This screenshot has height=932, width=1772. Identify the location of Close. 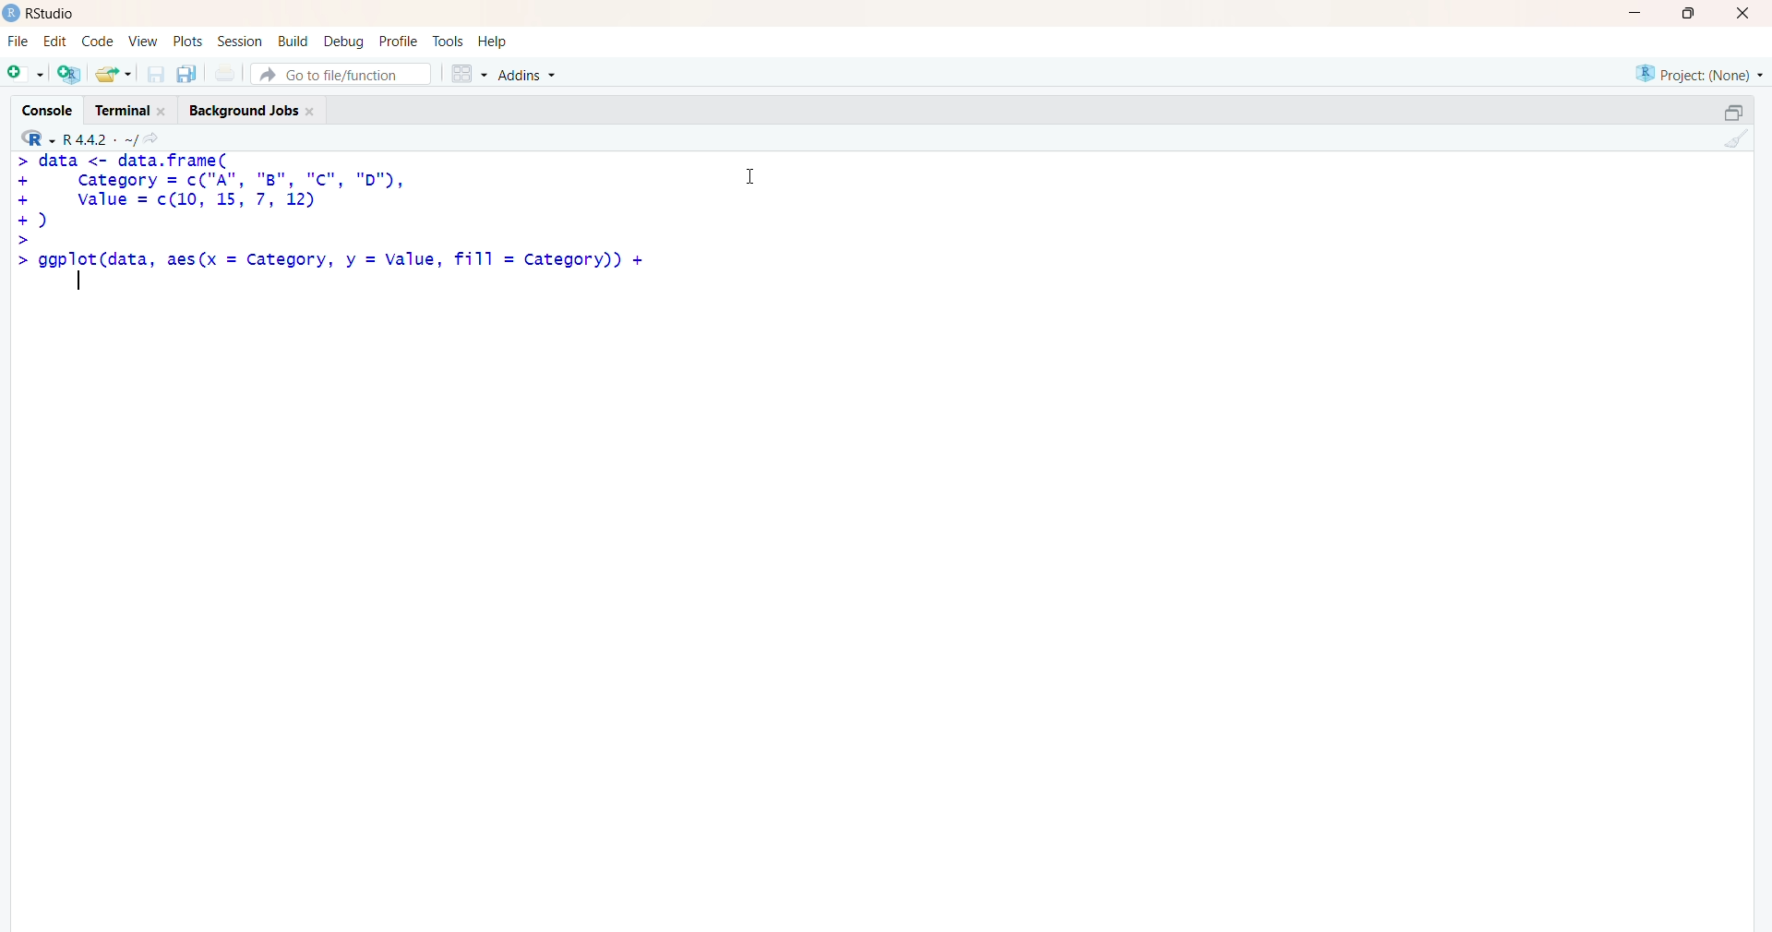
(1740, 13).